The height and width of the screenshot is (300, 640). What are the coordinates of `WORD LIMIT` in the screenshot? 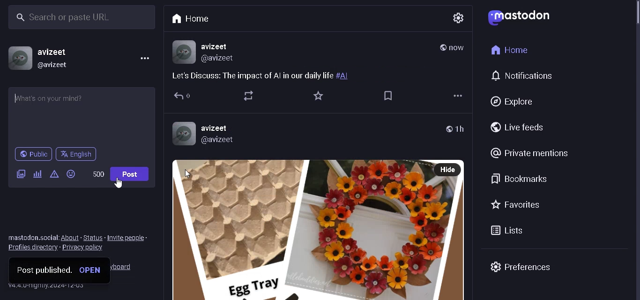 It's located at (99, 174).